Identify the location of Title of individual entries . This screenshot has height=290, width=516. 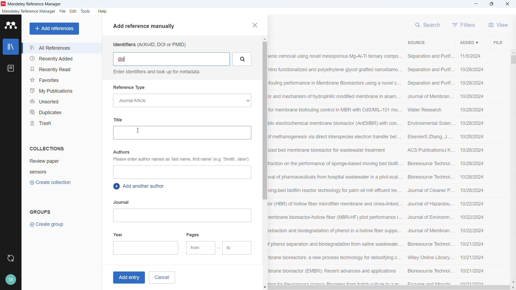
(335, 168).